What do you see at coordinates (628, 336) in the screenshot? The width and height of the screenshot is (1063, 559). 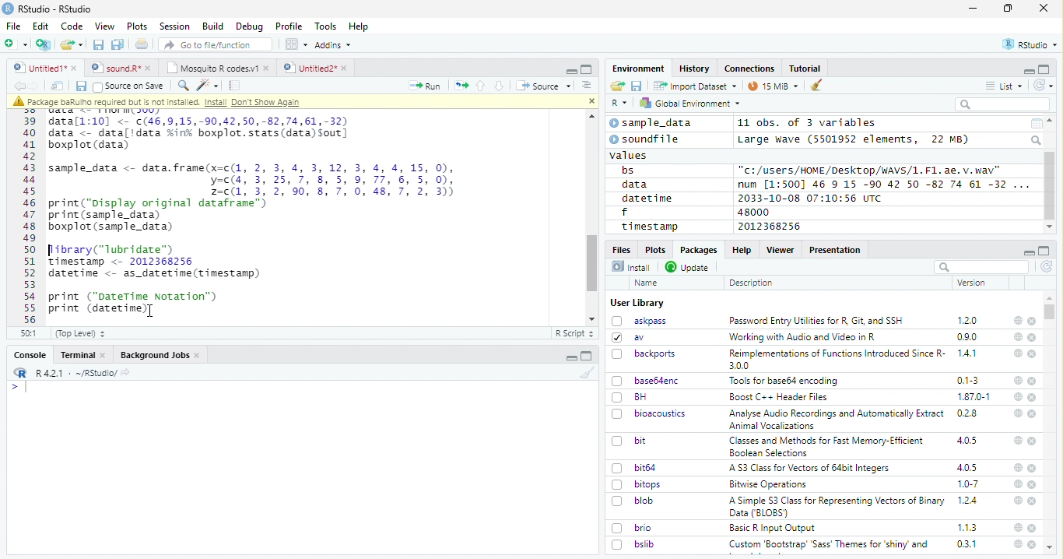 I see `av` at bounding box center [628, 336].